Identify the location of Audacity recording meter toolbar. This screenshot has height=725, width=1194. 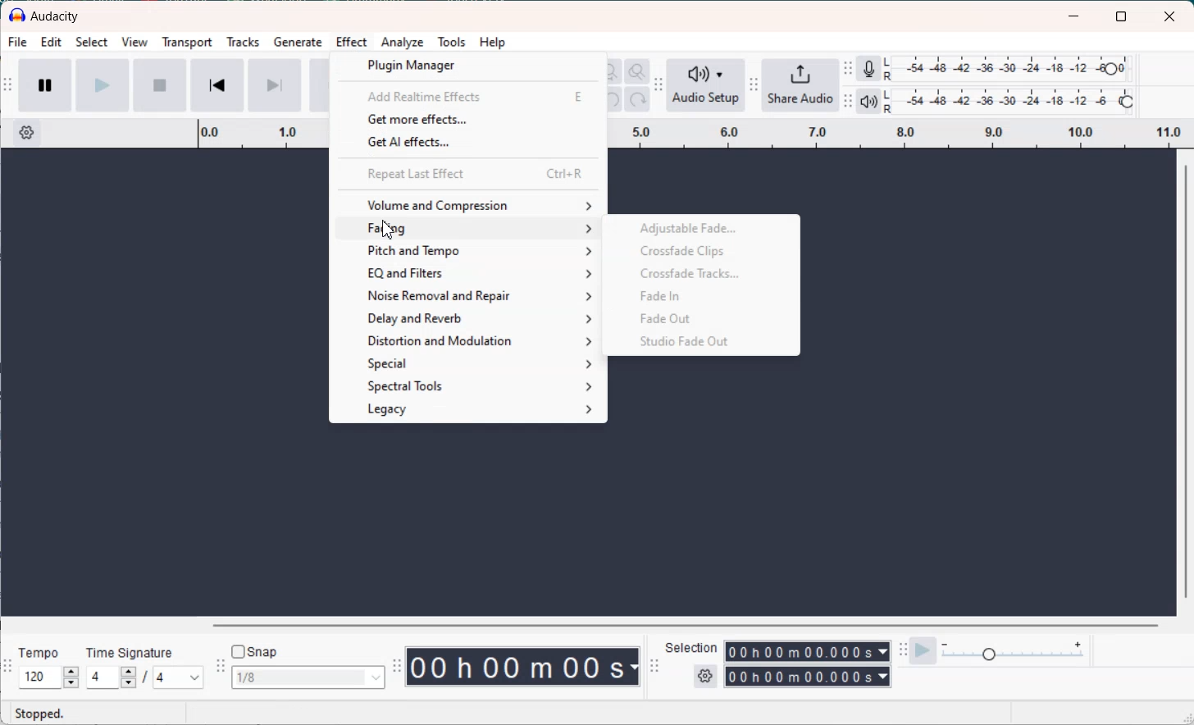
(848, 69).